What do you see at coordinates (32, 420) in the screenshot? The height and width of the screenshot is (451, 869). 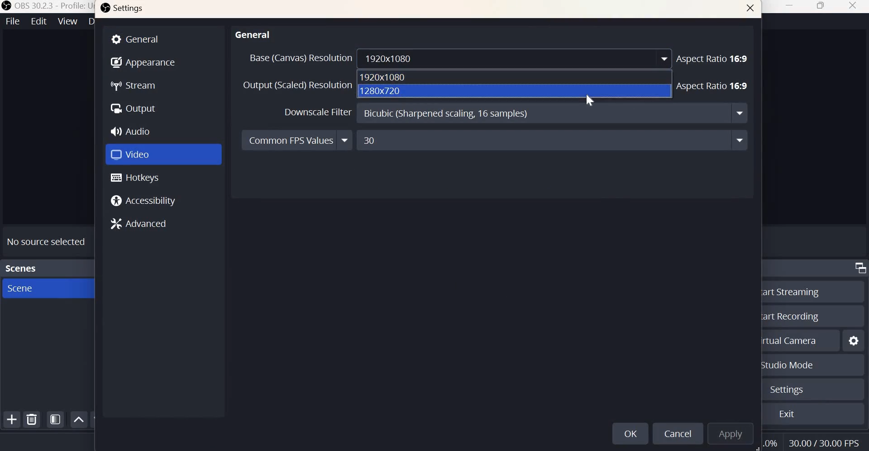 I see `remove selected scene ` at bounding box center [32, 420].